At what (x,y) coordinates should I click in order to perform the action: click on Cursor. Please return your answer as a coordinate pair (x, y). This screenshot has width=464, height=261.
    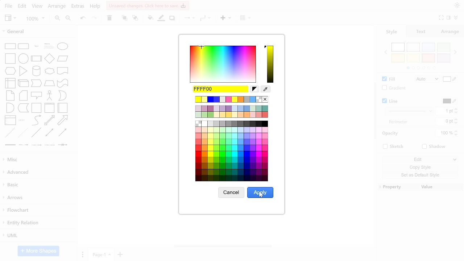
    Looking at the image, I should click on (262, 196).